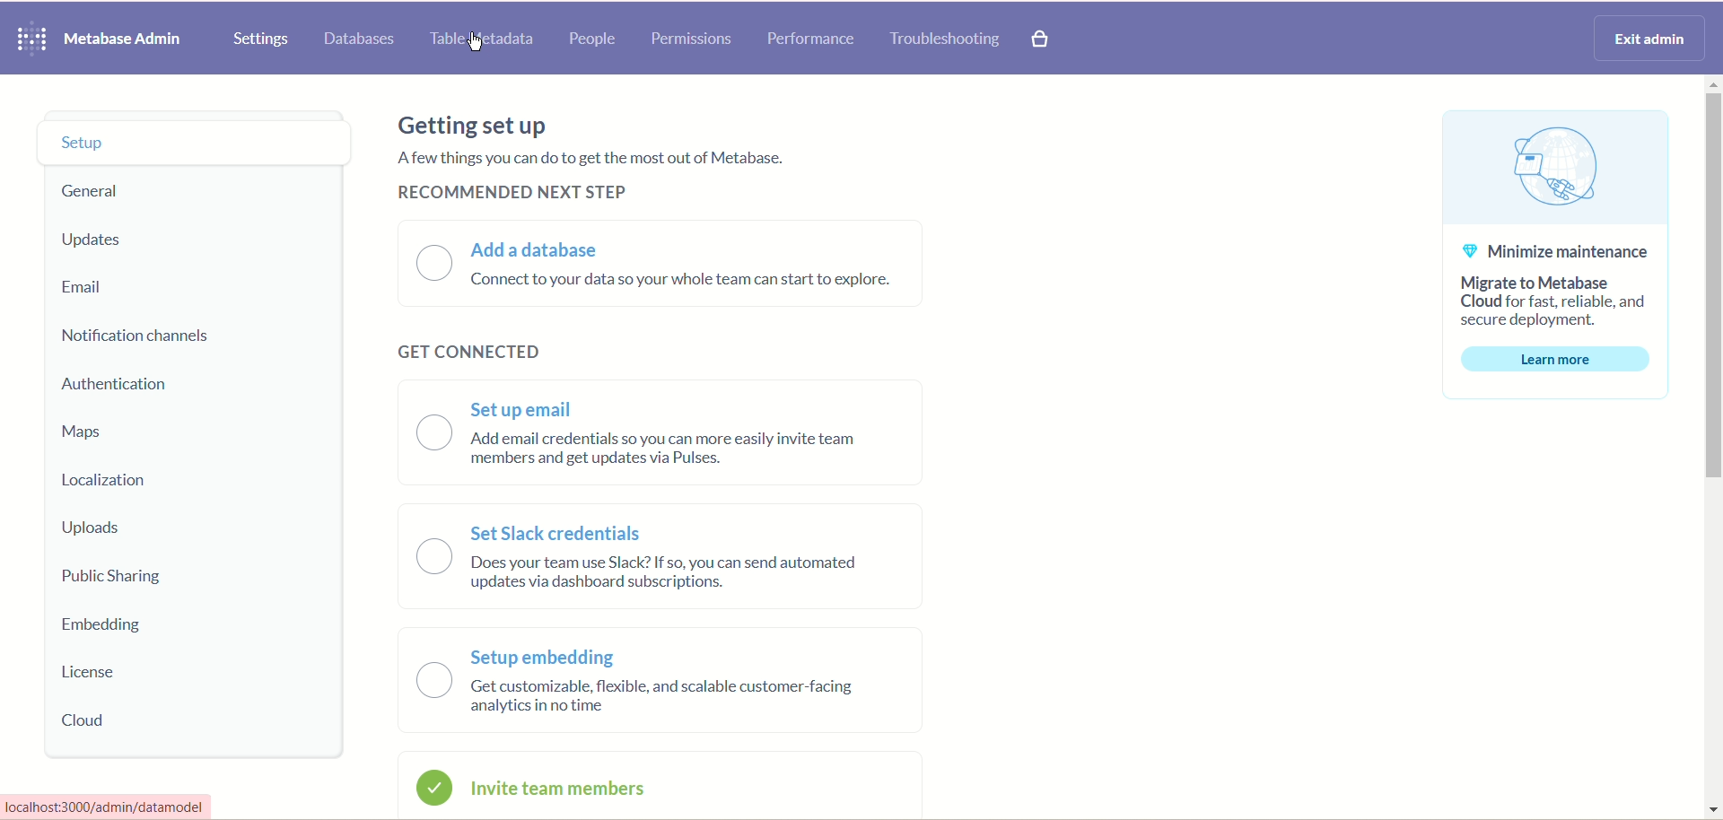  Describe the element at coordinates (689, 269) in the screenshot. I see `~ Add a database
Connect to your data so your whole team can start to explore.` at that location.